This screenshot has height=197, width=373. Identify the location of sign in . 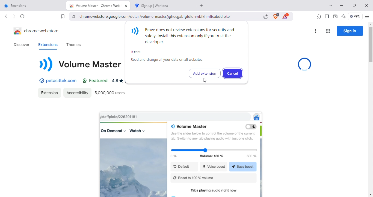
(350, 31).